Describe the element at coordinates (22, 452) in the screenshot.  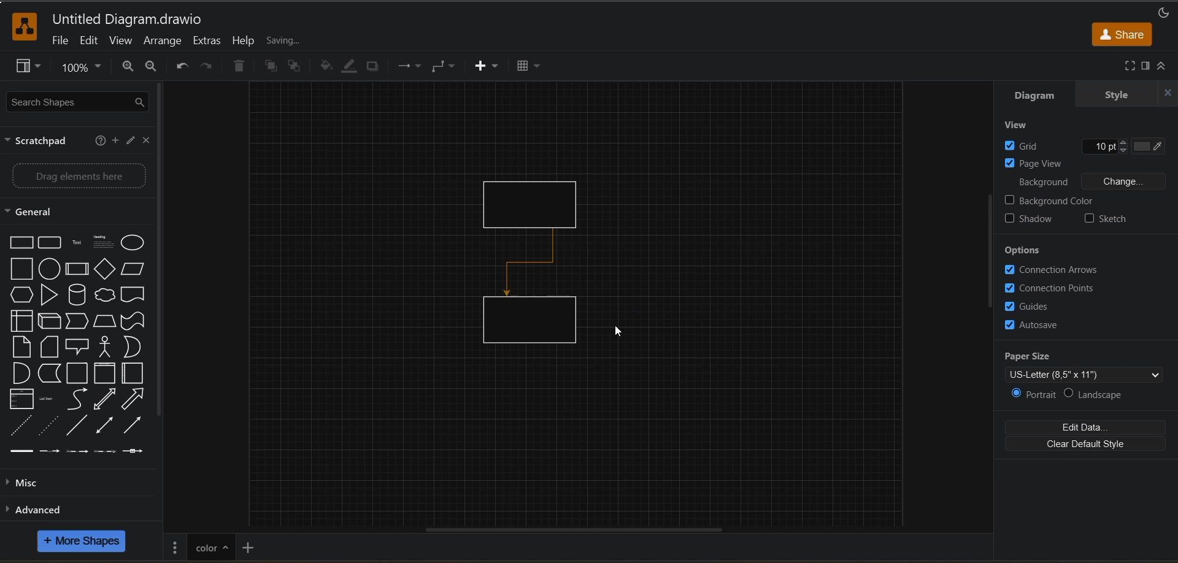
I see `Link` at that location.